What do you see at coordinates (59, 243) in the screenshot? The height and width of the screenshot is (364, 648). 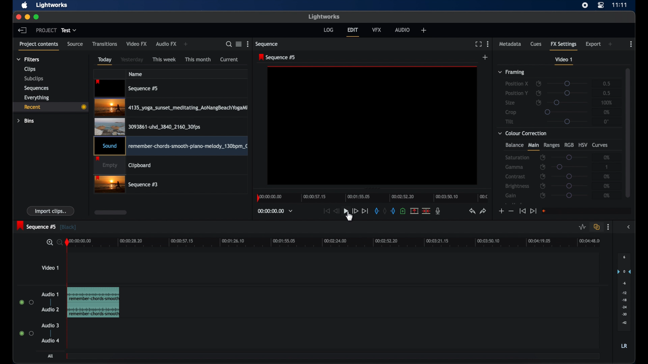 I see `zoom out` at bounding box center [59, 243].